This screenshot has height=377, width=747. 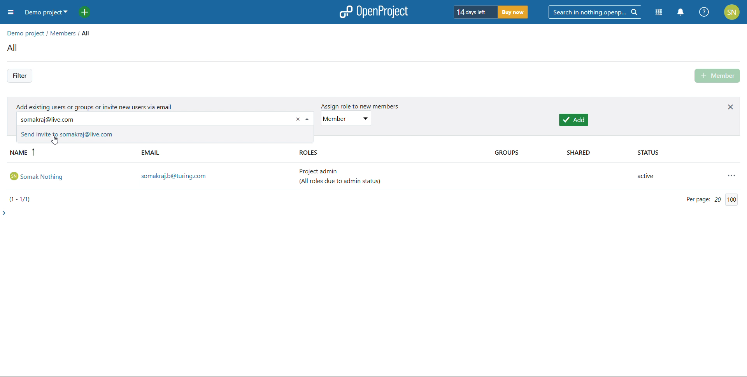 What do you see at coordinates (22, 199) in the screenshot?
I see `(1-1/1)` at bounding box center [22, 199].